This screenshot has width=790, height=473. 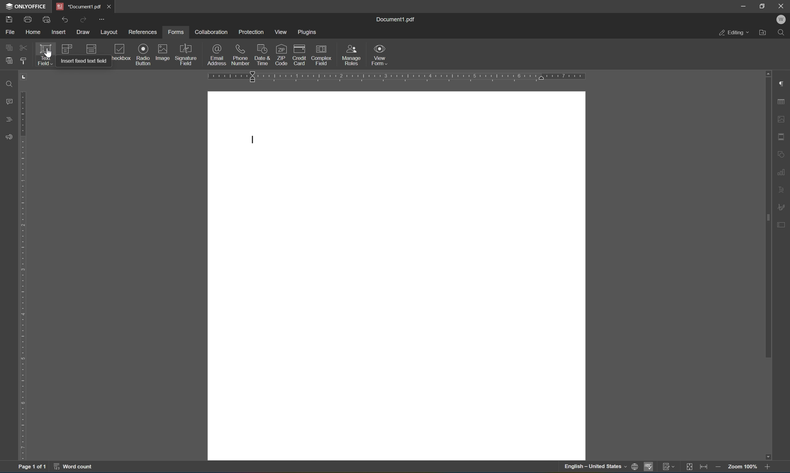 I want to click on date and time, so click(x=262, y=54).